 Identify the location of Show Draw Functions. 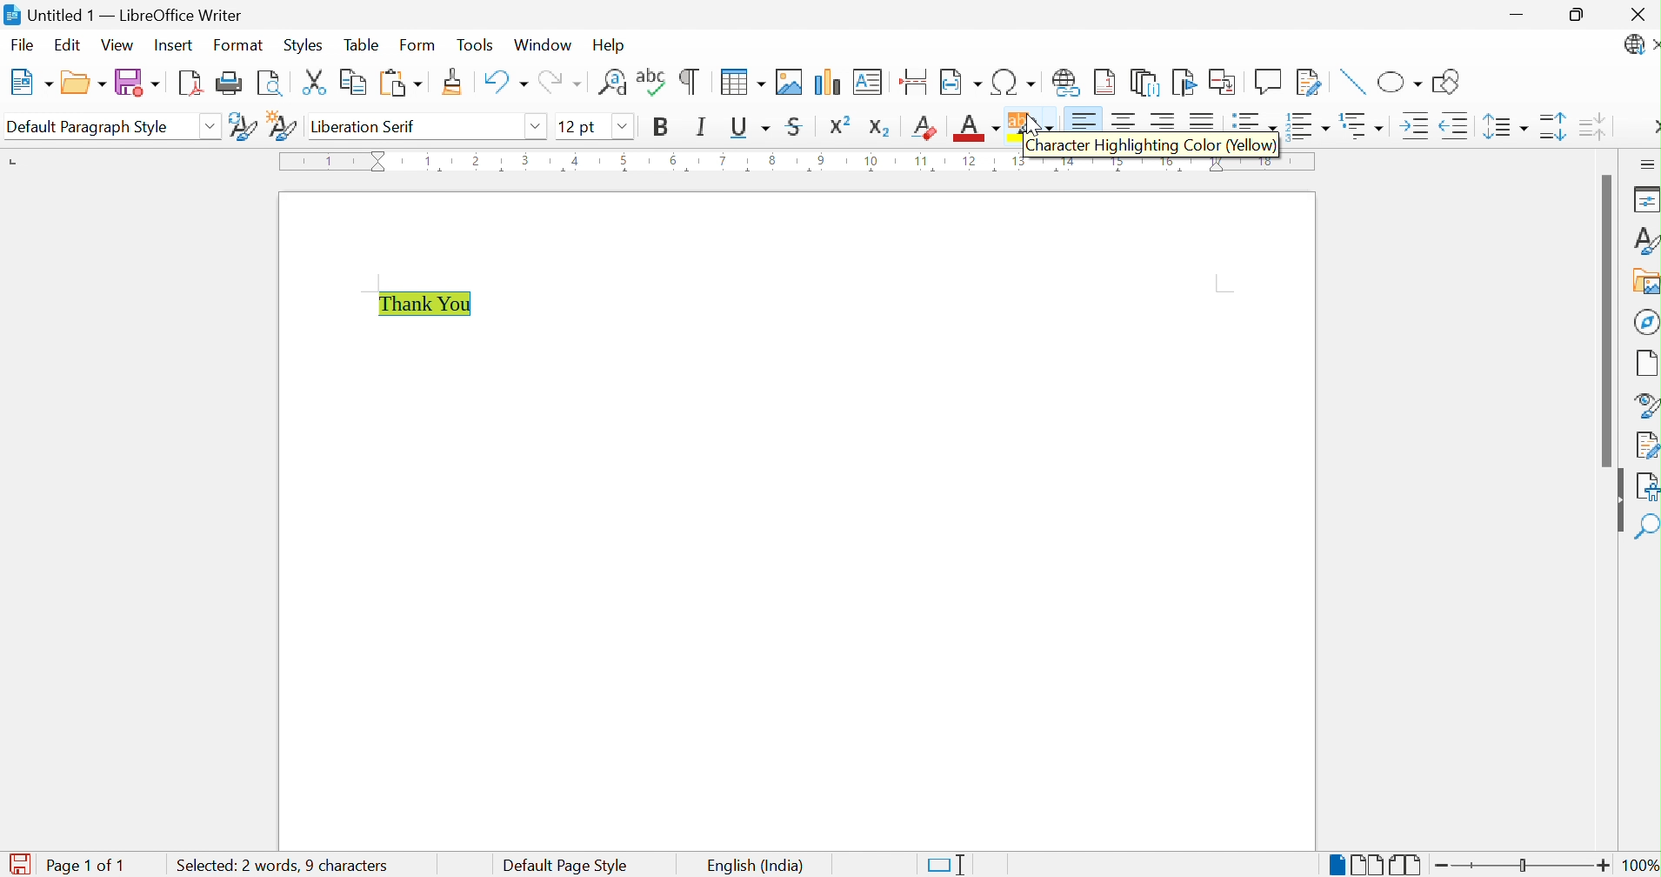
(1448, 82).